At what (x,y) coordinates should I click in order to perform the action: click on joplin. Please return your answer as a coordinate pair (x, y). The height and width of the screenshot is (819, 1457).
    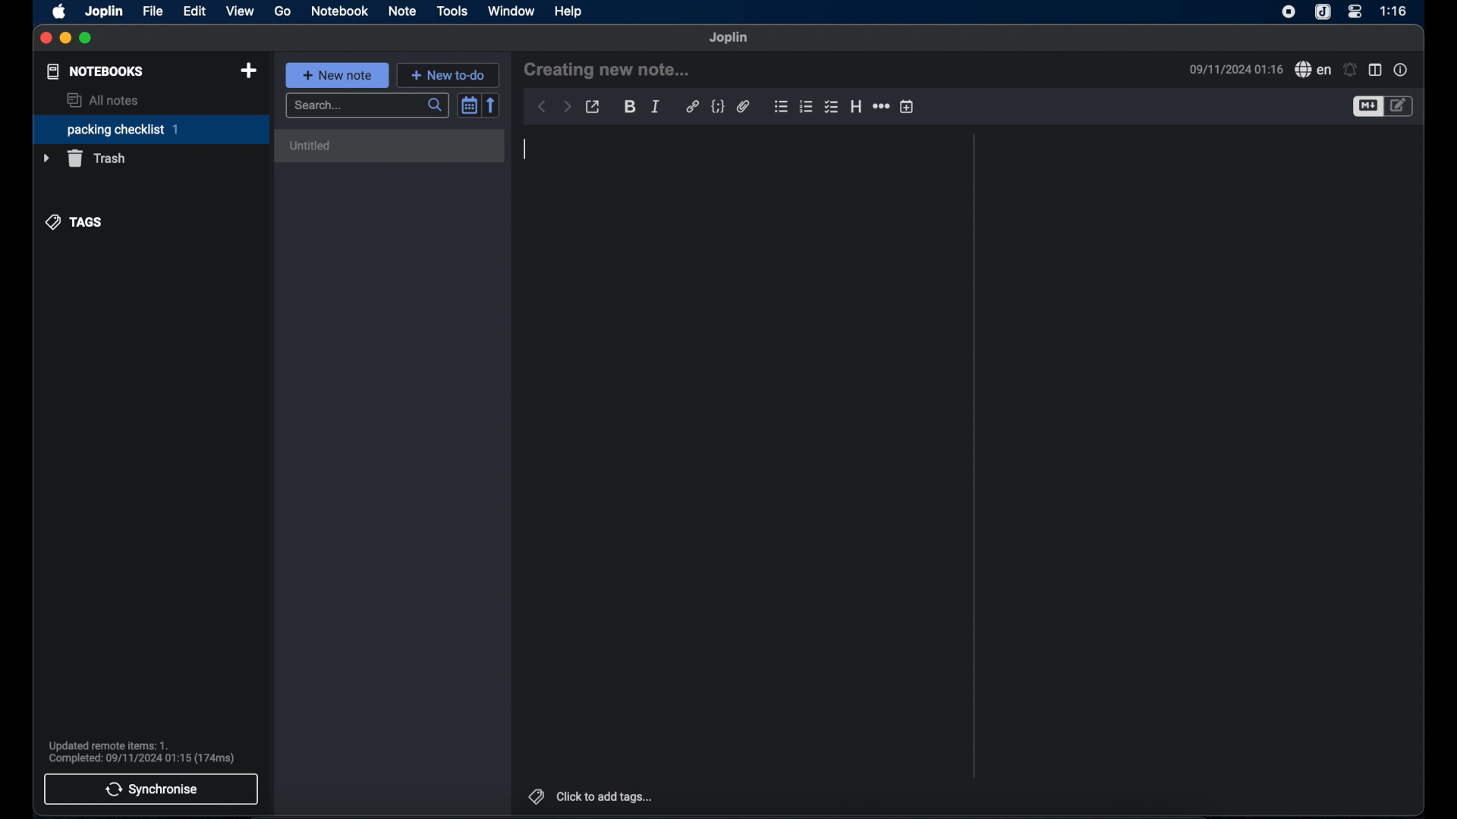
    Looking at the image, I should click on (730, 38).